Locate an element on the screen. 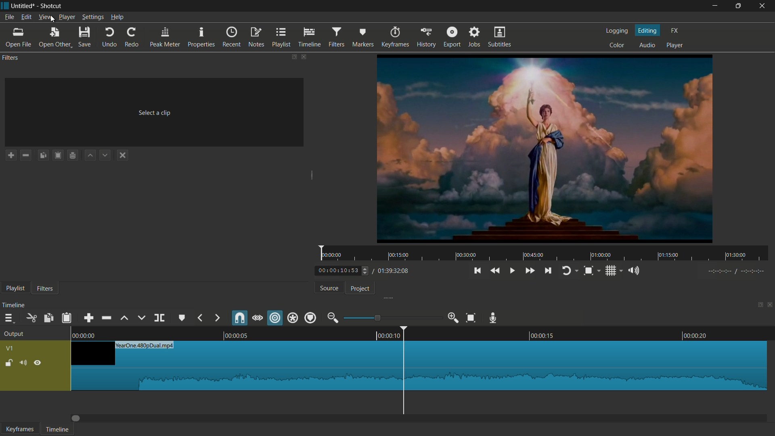  filters is located at coordinates (337, 37).